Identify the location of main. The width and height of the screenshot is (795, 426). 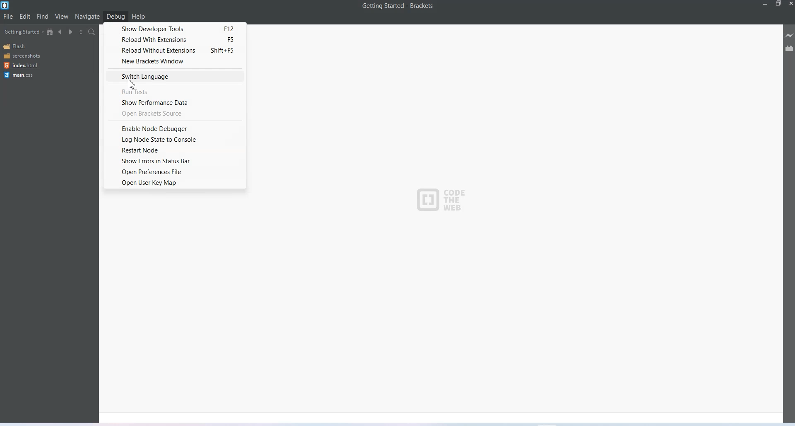
(20, 75).